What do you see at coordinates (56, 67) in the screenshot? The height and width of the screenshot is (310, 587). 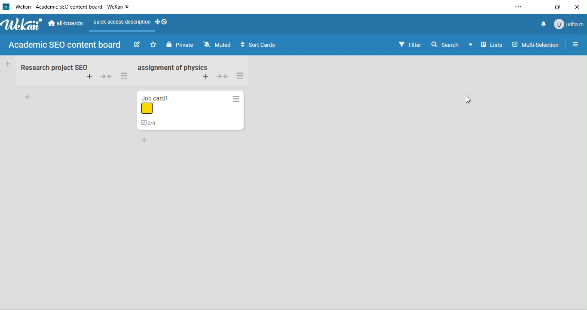 I see `research project seo` at bounding box center [56, 67].